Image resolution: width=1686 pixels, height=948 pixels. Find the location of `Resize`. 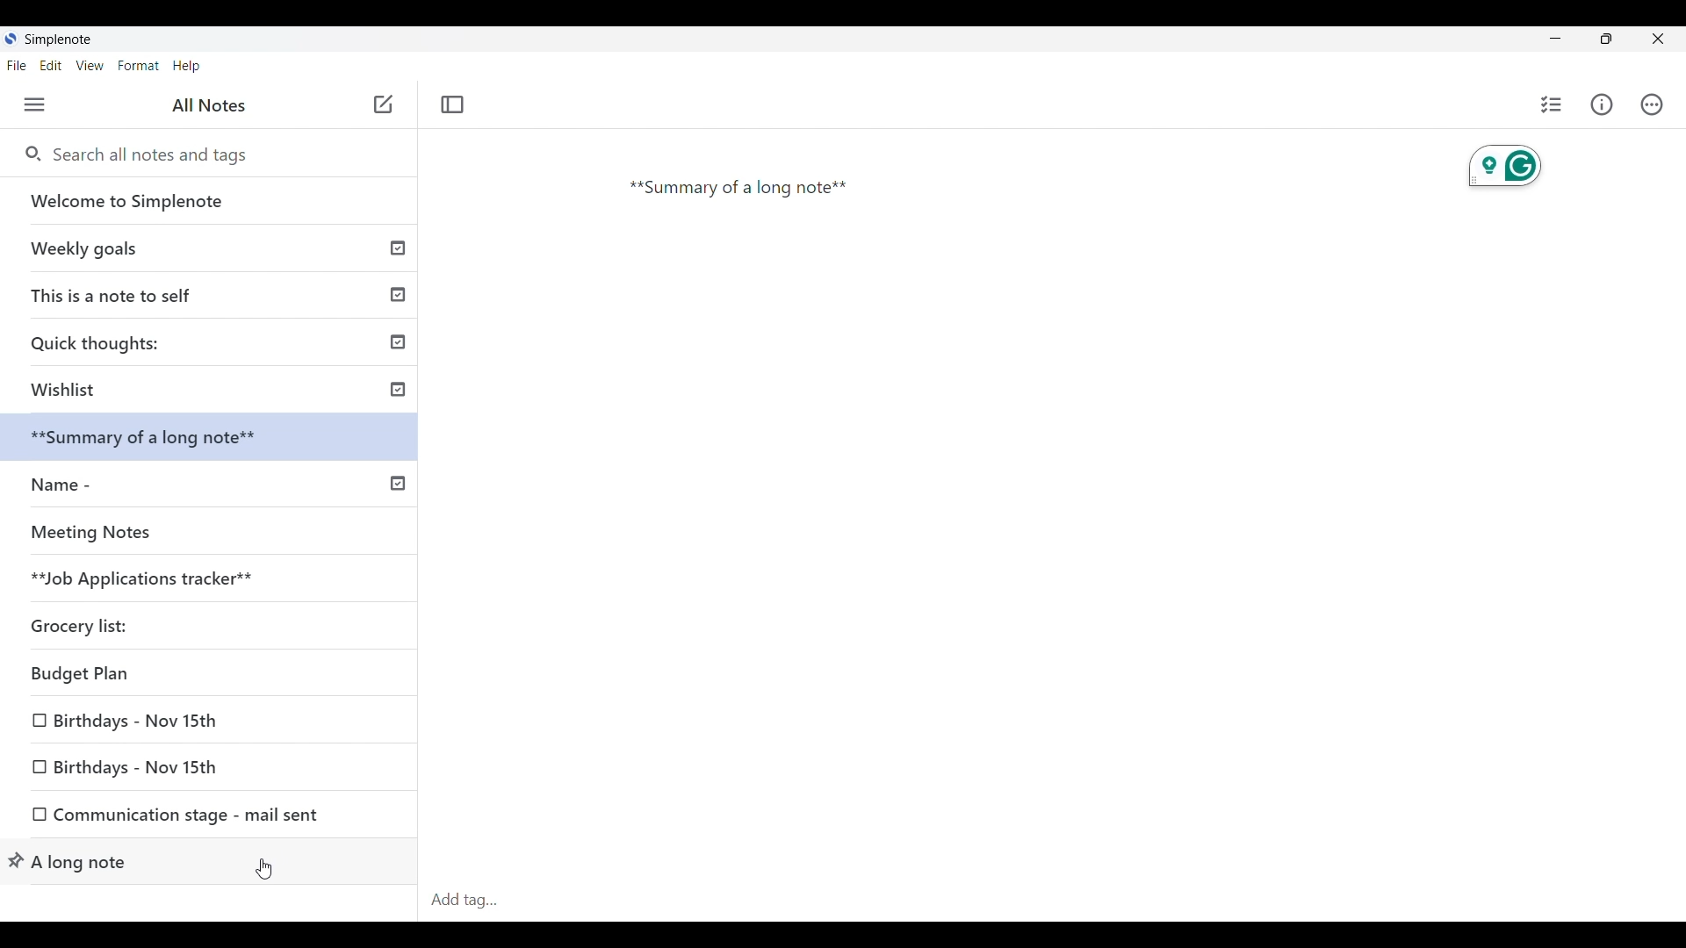

Resize is located at coordinates (1607, 39).